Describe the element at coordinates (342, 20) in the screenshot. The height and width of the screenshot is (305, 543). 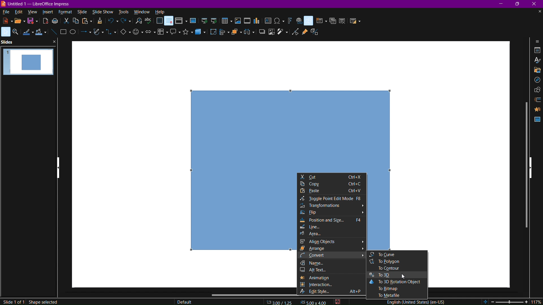
I see `Delete Slide` at that location.